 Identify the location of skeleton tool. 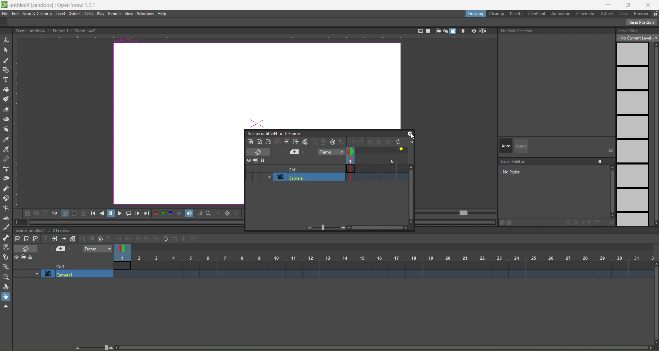
(6, 237).